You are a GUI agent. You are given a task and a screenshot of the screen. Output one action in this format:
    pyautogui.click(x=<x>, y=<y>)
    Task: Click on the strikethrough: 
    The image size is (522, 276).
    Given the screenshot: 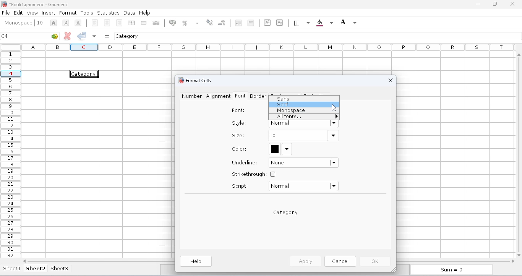 What is the action you would take?
    pyautogui.click(x=254, y=174)
    